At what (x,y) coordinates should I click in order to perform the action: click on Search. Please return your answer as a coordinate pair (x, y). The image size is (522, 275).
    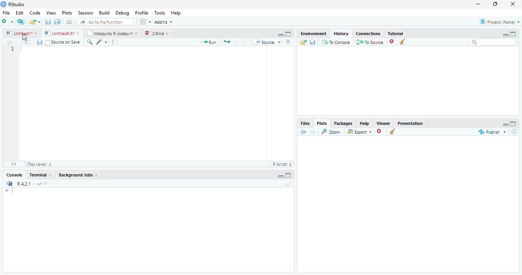
    Looking at the image, I should click on (493, 42).